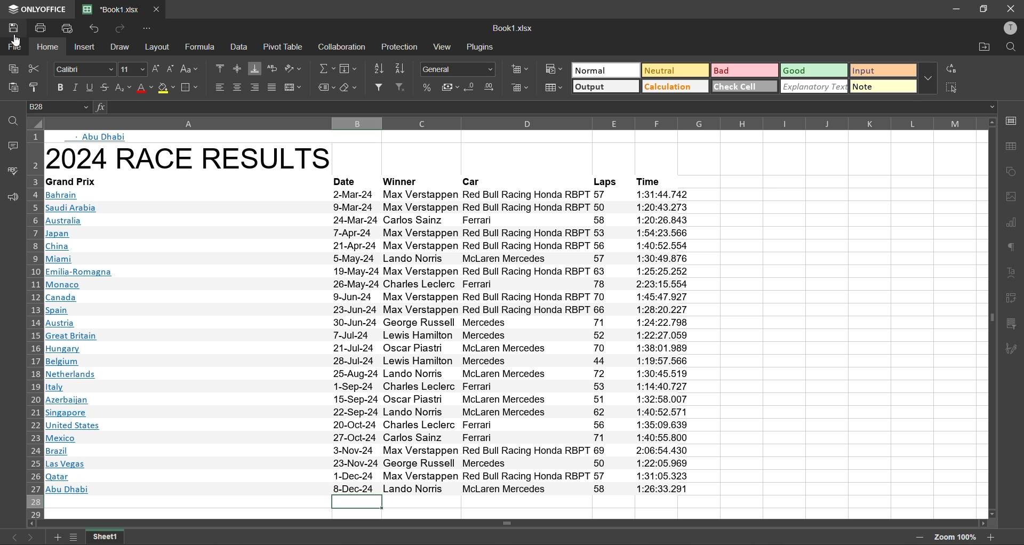 Image resolution: width=1024 pixels, height=545 pixels. I want to click on Mexico 27-Oct-24 Carlos Sainz Ferrari 71 1:40:55.800, so click(367, 439).